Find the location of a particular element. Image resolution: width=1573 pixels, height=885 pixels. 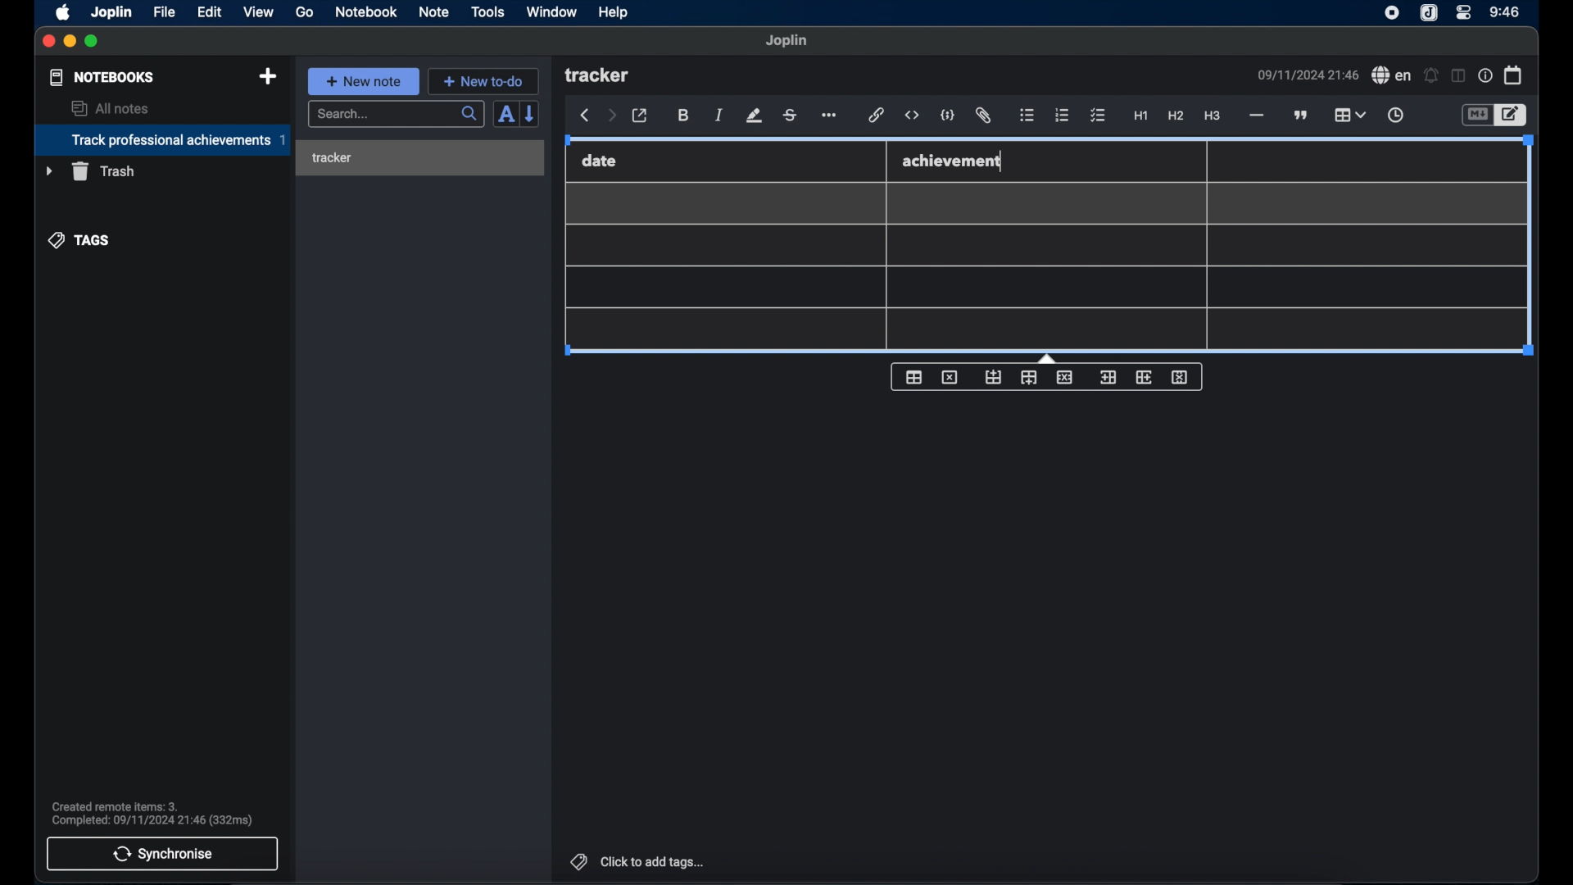

sync notification is located at coordinates (152, 814).